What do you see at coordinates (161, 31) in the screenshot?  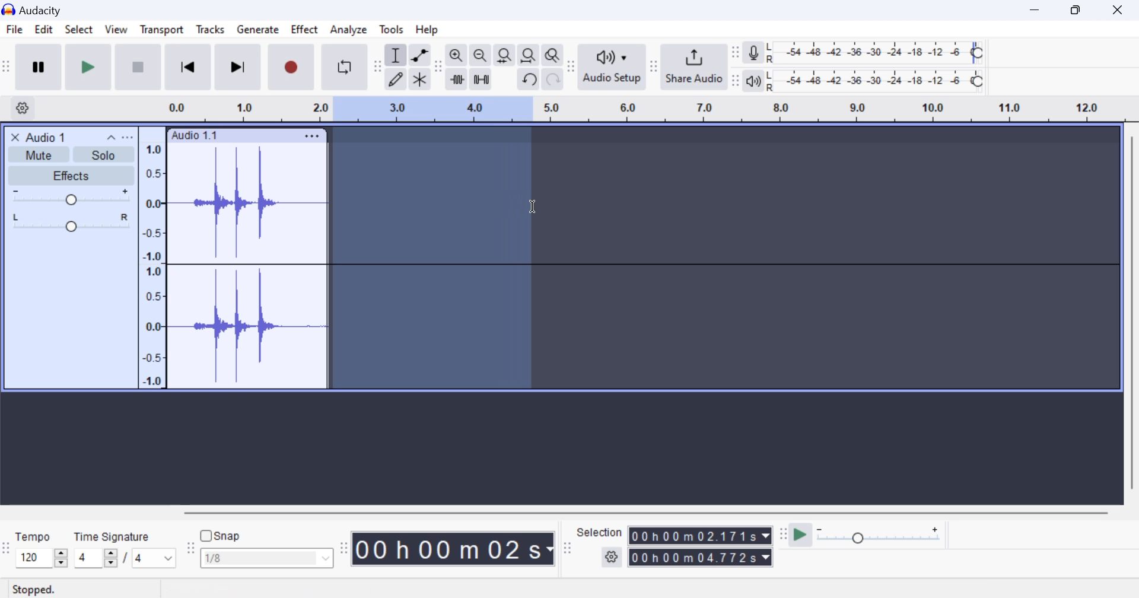 I see `Transport` at bounding box center [161, 31].